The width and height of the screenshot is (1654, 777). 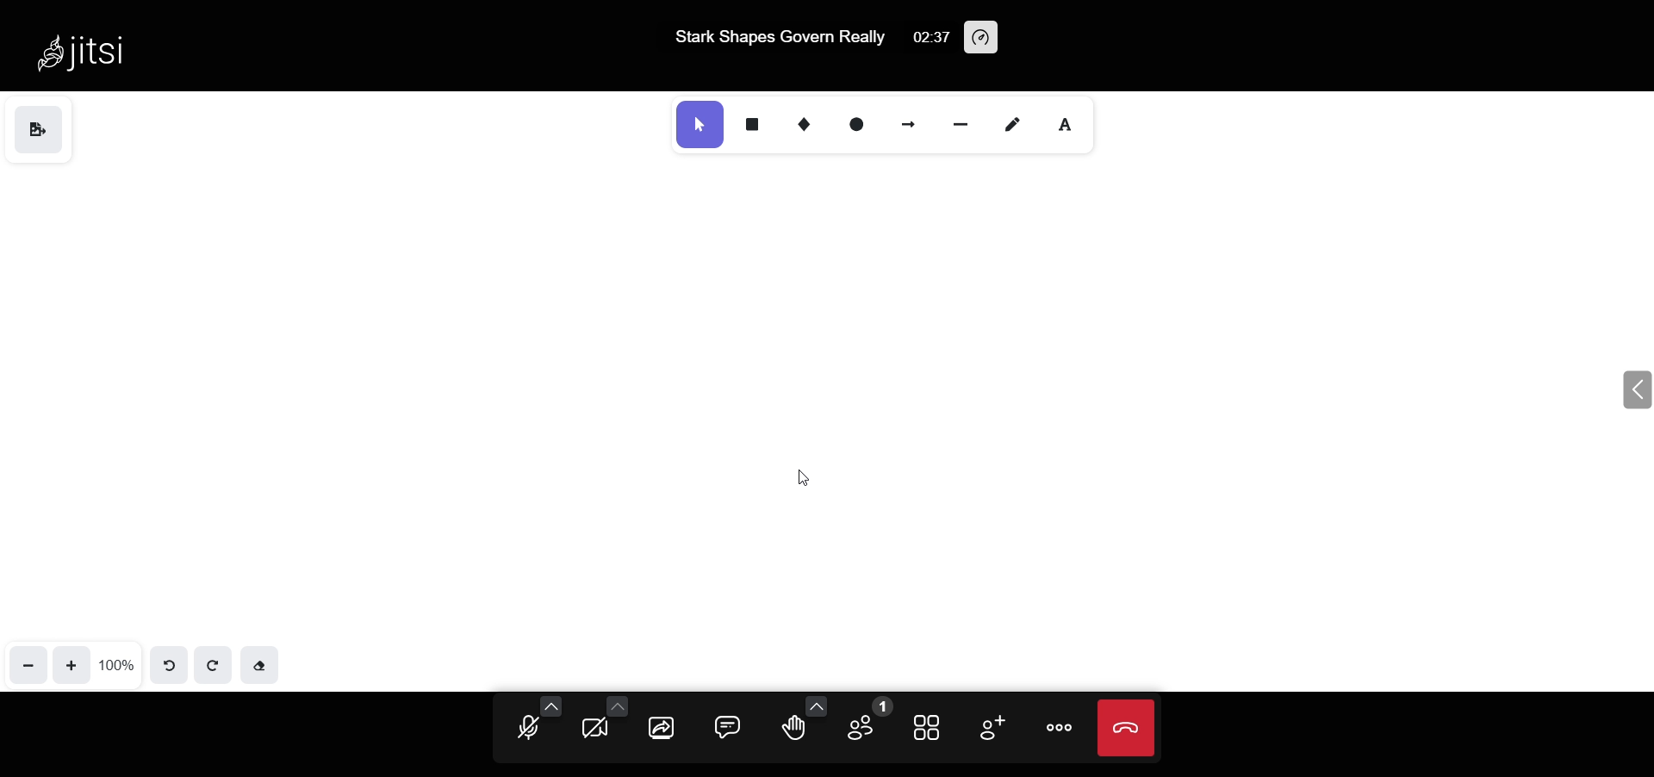 I want to click on invite people, so click(x=987, y=726).